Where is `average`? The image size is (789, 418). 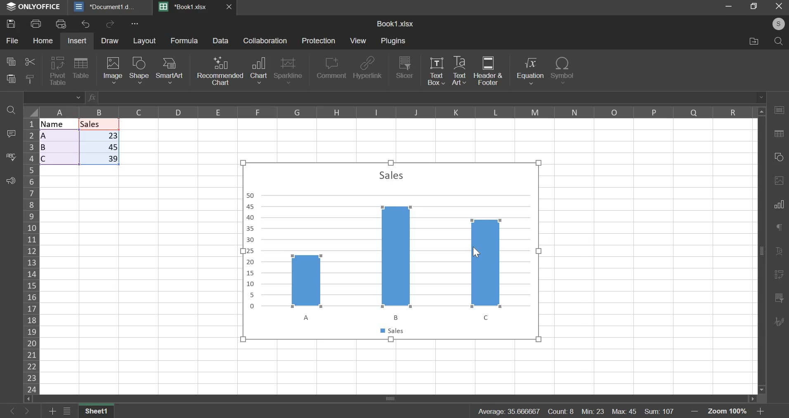
average is located at coordinates (510, 410).